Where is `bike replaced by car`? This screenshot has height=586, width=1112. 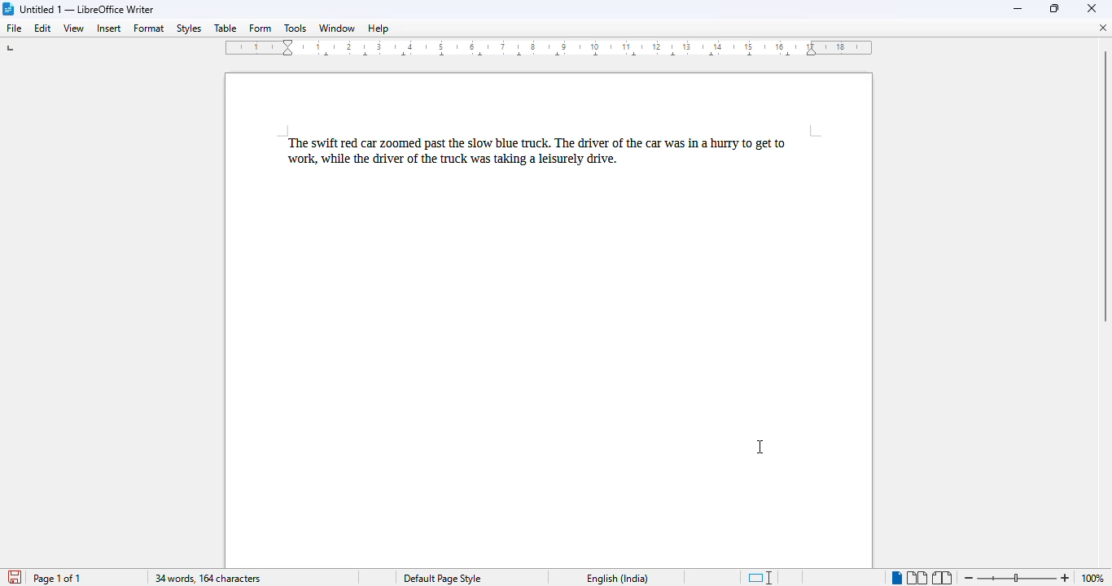 bike replaced by car is located at coordinates (369, 144).